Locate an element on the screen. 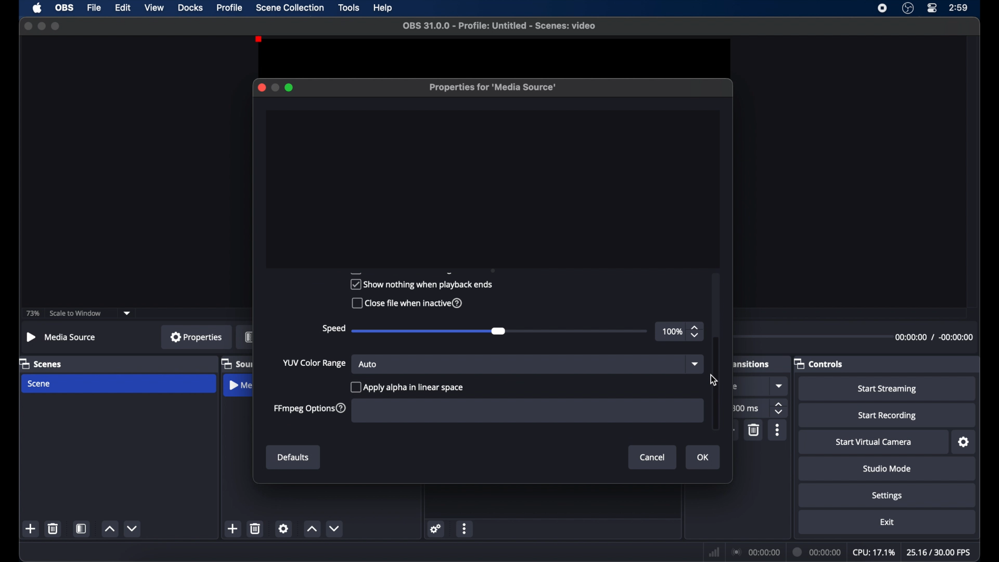  edit is located at coordinates (123, 8).